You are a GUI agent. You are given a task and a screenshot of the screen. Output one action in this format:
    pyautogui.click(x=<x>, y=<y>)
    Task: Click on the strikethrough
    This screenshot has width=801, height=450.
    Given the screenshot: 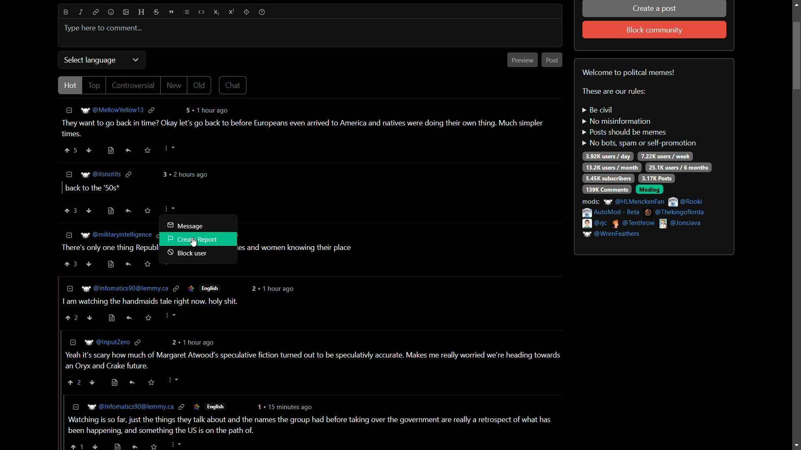 What is the action you would take?
    pyautogui.click(x=155, y=12)
    